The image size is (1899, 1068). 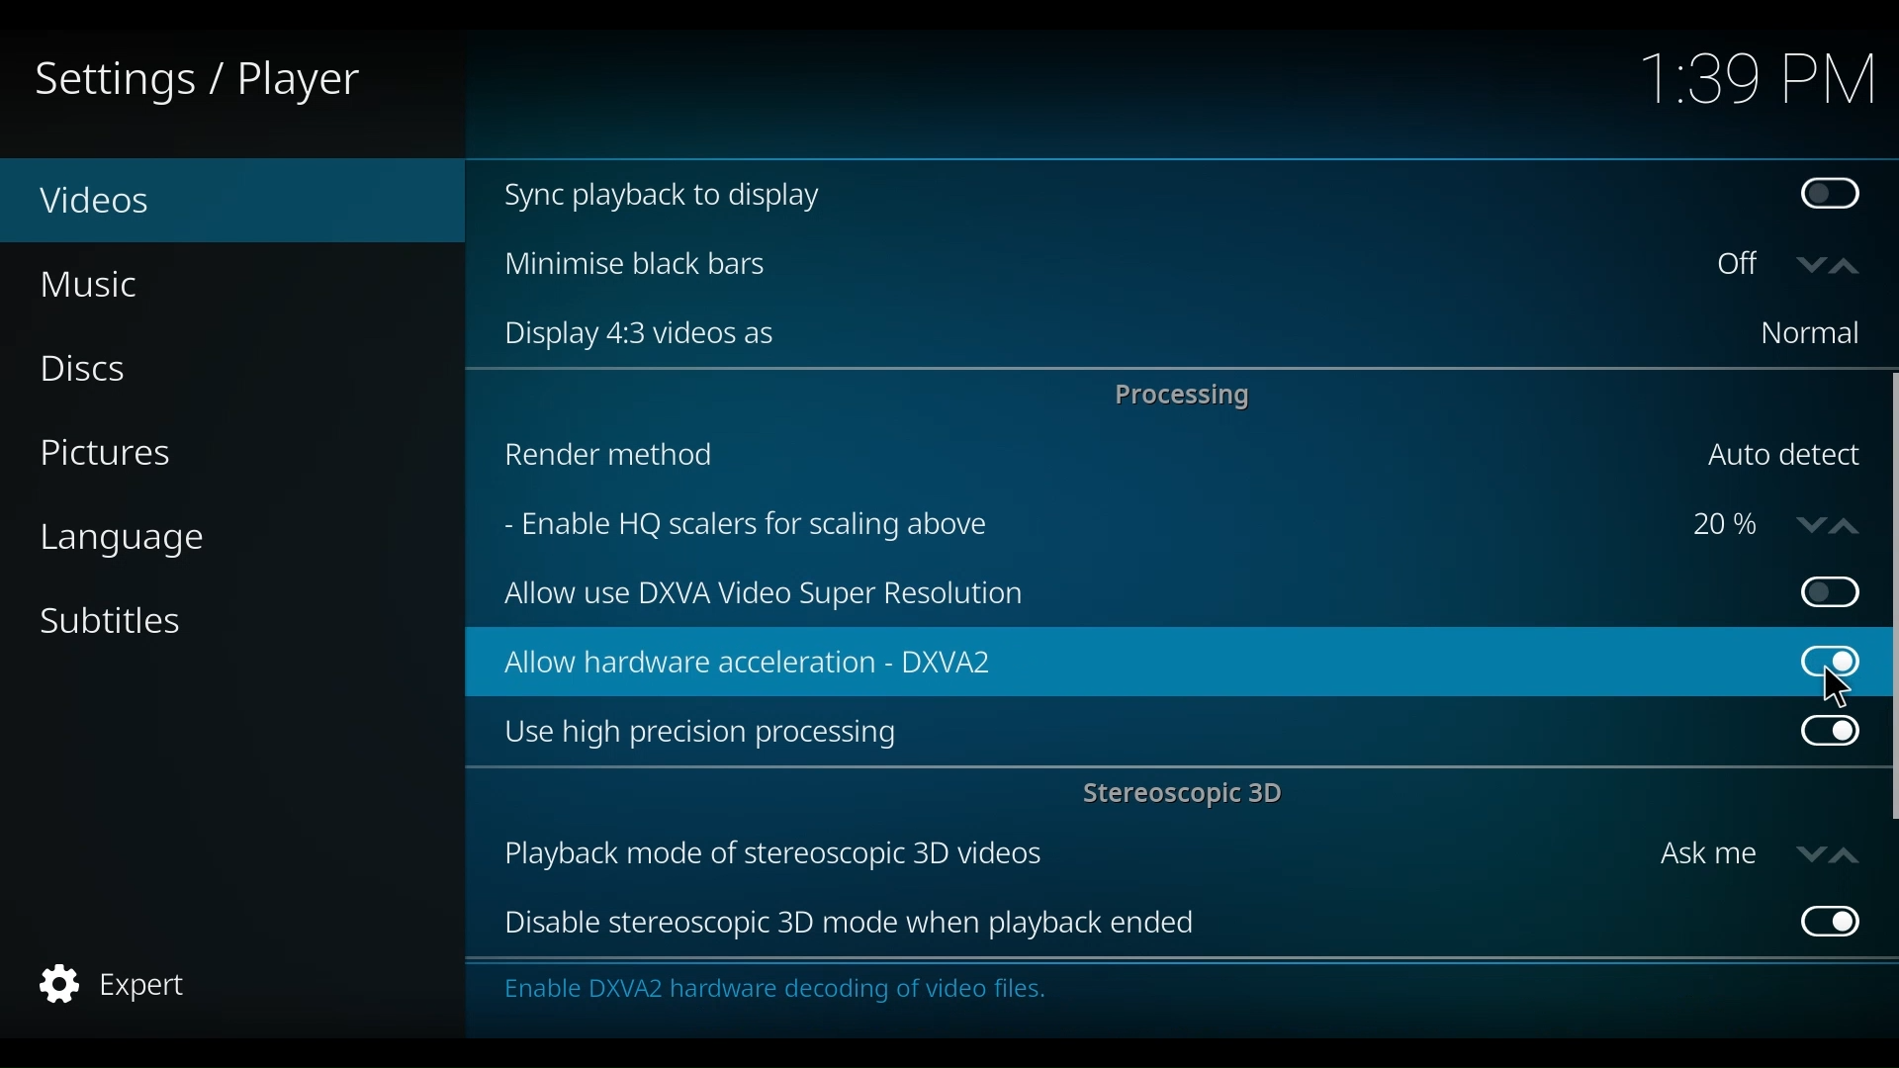 What do you see at coordinates (1119, 197) in the screenshot?
I see `Sync playback to display` at bounding box center [1119, 197].